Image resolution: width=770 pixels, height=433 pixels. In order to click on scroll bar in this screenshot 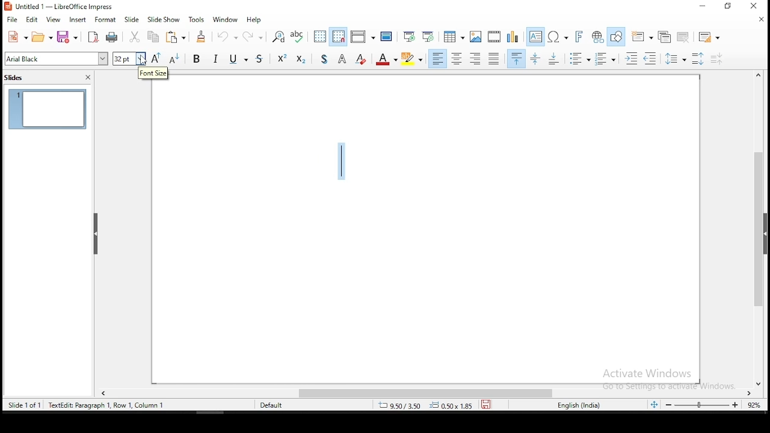, I will do `click(760, 229)`.